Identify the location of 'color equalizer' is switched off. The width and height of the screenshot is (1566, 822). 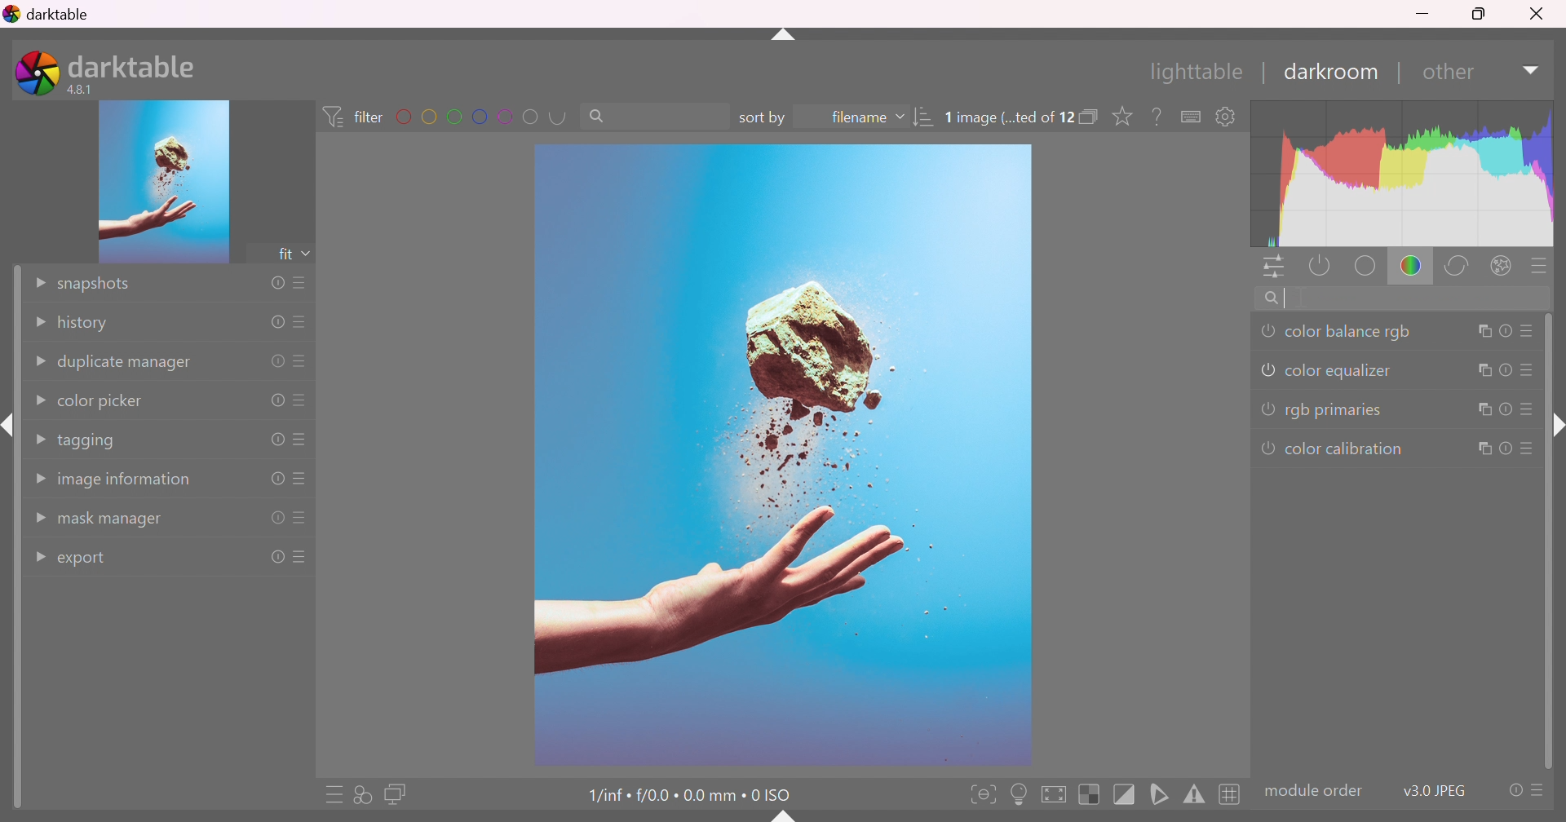
(1265, 368).